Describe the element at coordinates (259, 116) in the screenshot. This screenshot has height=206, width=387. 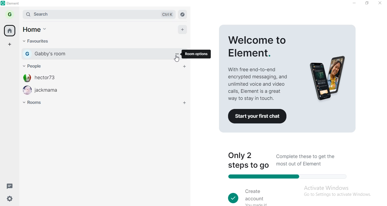
I see `Co Start your first chat ` at that location.